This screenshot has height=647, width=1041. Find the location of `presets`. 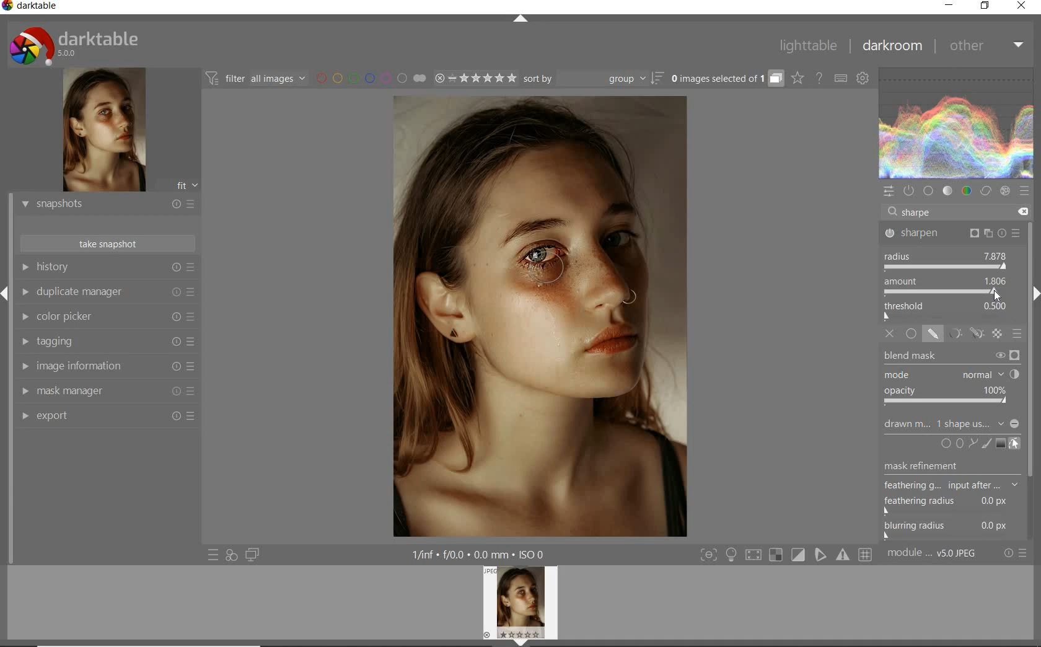

presets is located at coordinates (1024, 191).